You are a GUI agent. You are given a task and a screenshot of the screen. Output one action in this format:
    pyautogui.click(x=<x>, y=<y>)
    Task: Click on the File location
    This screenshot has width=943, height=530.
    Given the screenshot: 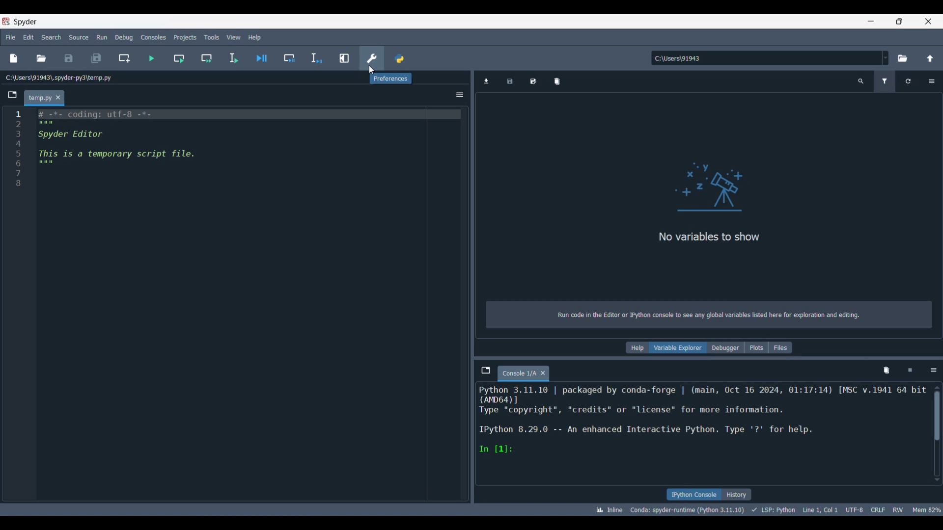 What is the action you would take?
    pyautogui.click(x=59, y=78)
    